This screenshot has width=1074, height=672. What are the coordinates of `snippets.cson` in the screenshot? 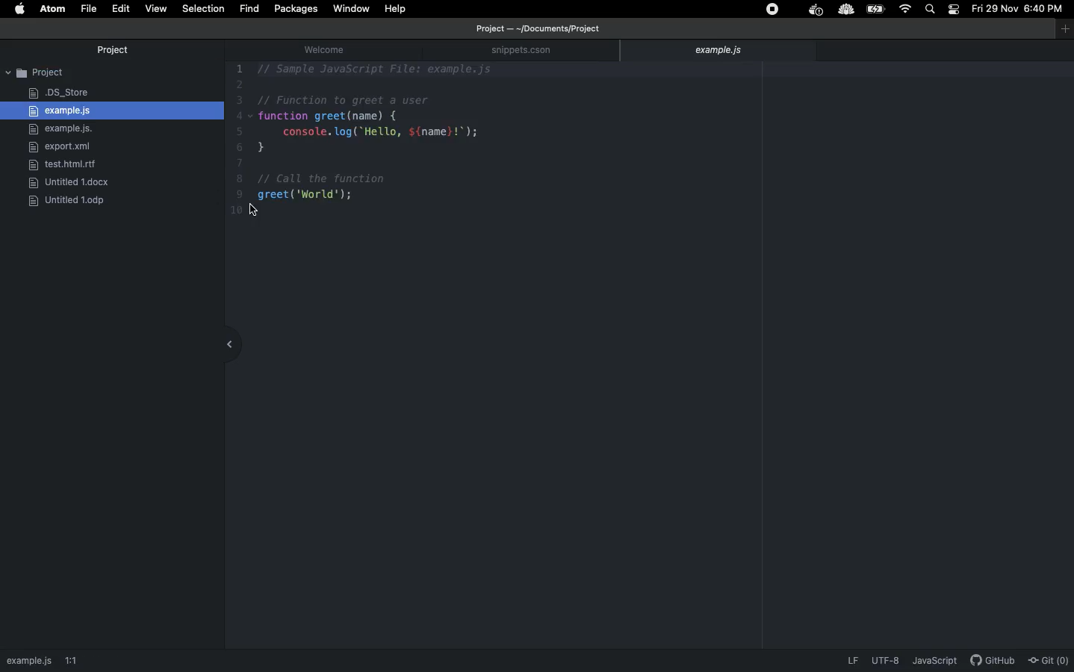 It's located at (535, 51).